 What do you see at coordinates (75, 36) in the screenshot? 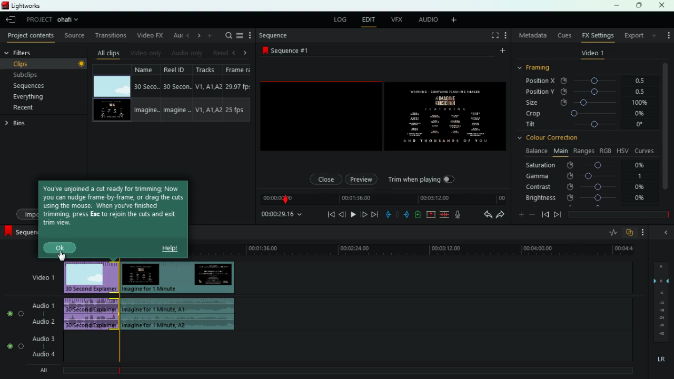
I see `source` at bounding box center [75, 36].